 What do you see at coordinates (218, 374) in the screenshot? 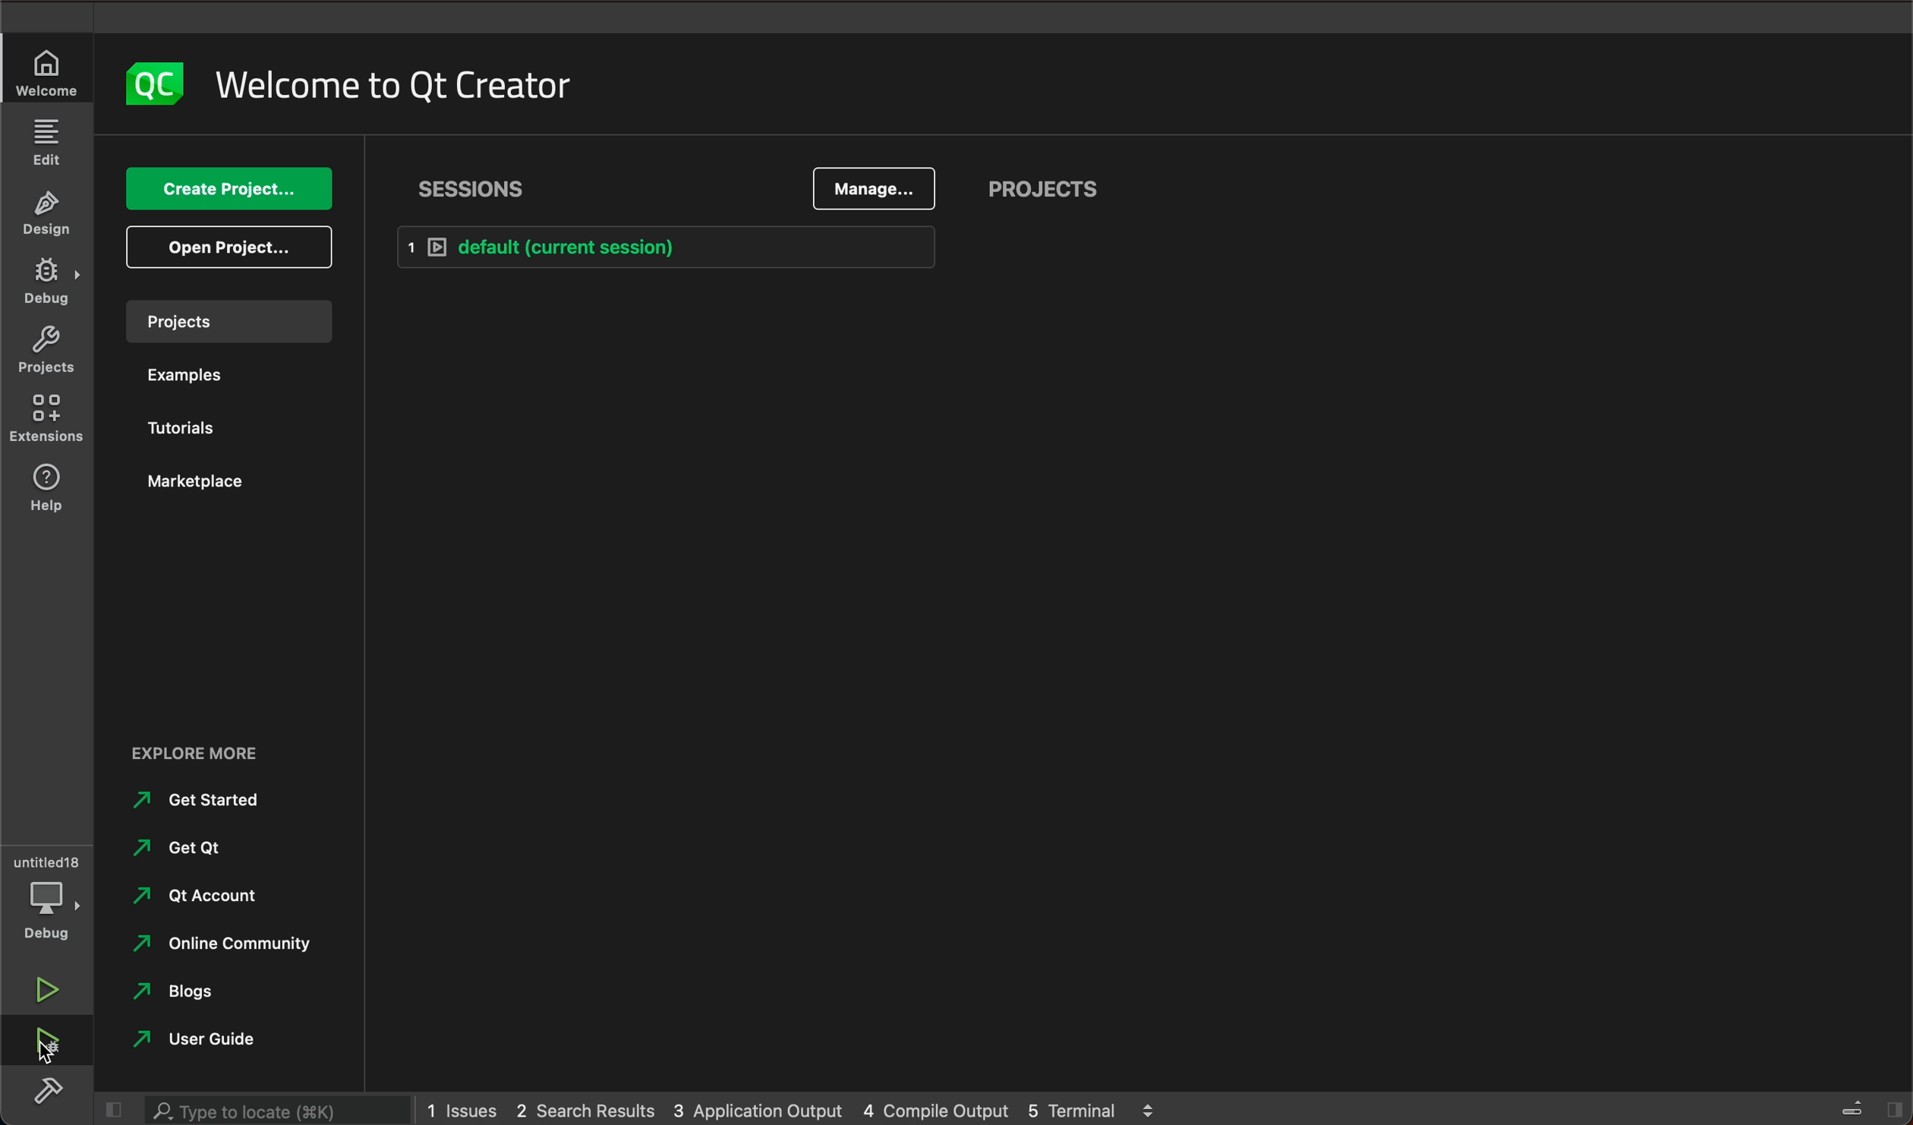
I see `examples` at bounding box center [218, 374].